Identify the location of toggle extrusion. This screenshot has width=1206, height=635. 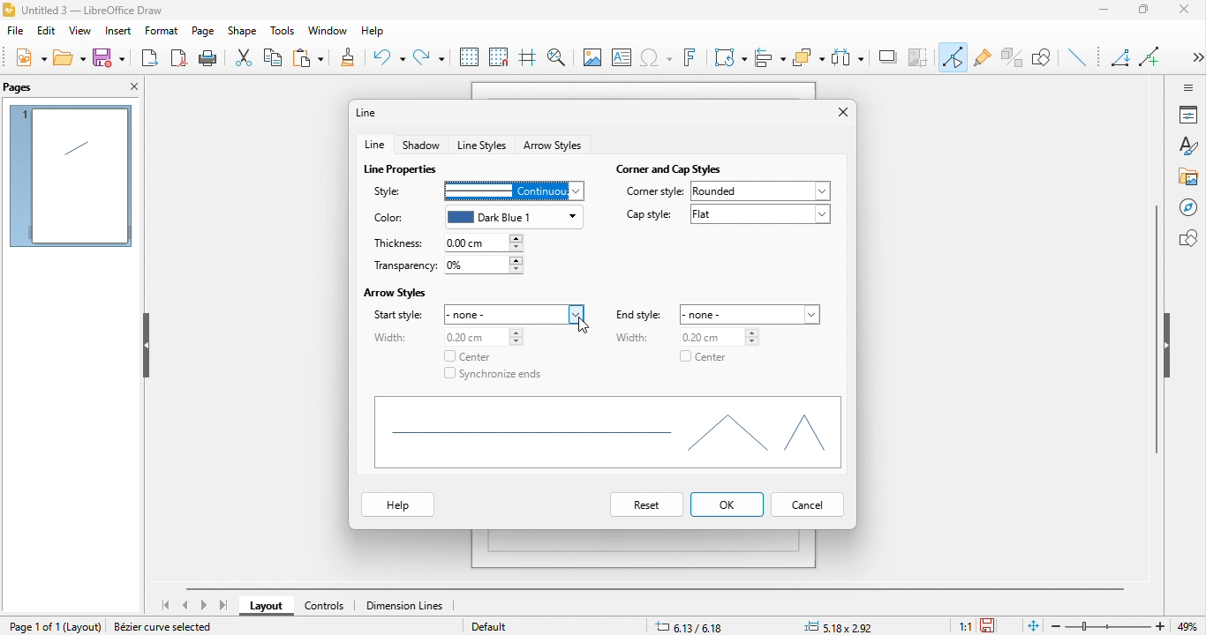
(1013, 56).